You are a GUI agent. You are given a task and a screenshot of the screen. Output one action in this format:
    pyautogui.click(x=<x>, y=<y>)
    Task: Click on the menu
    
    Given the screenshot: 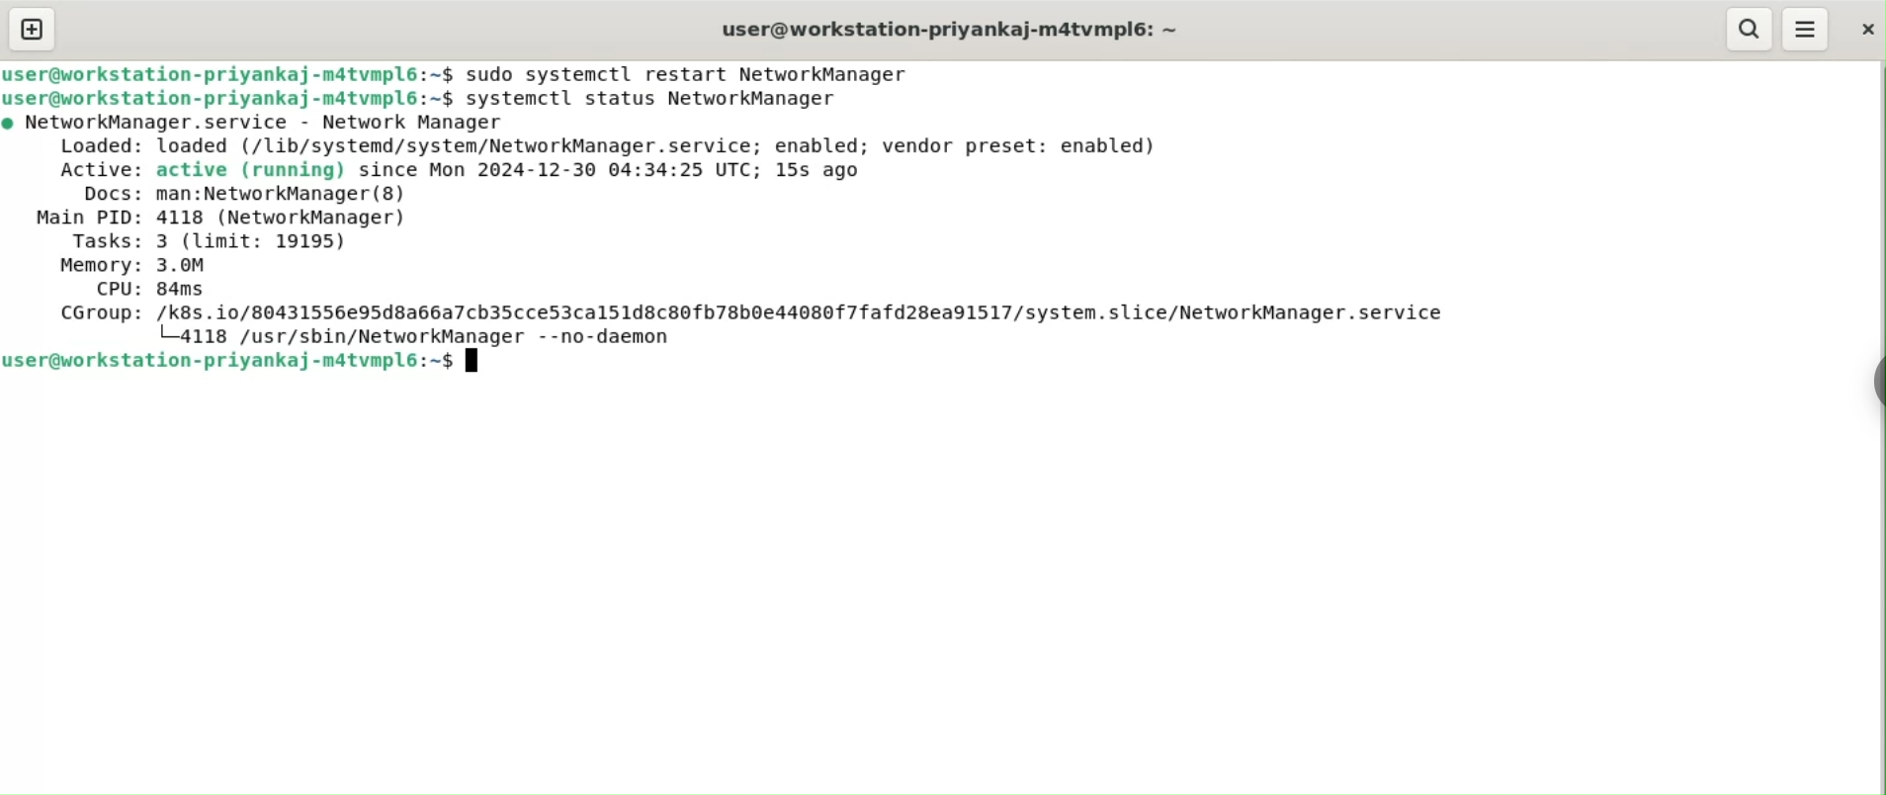 What is the action you would take?
    pyautogui.click(x=1808, y=27)
    